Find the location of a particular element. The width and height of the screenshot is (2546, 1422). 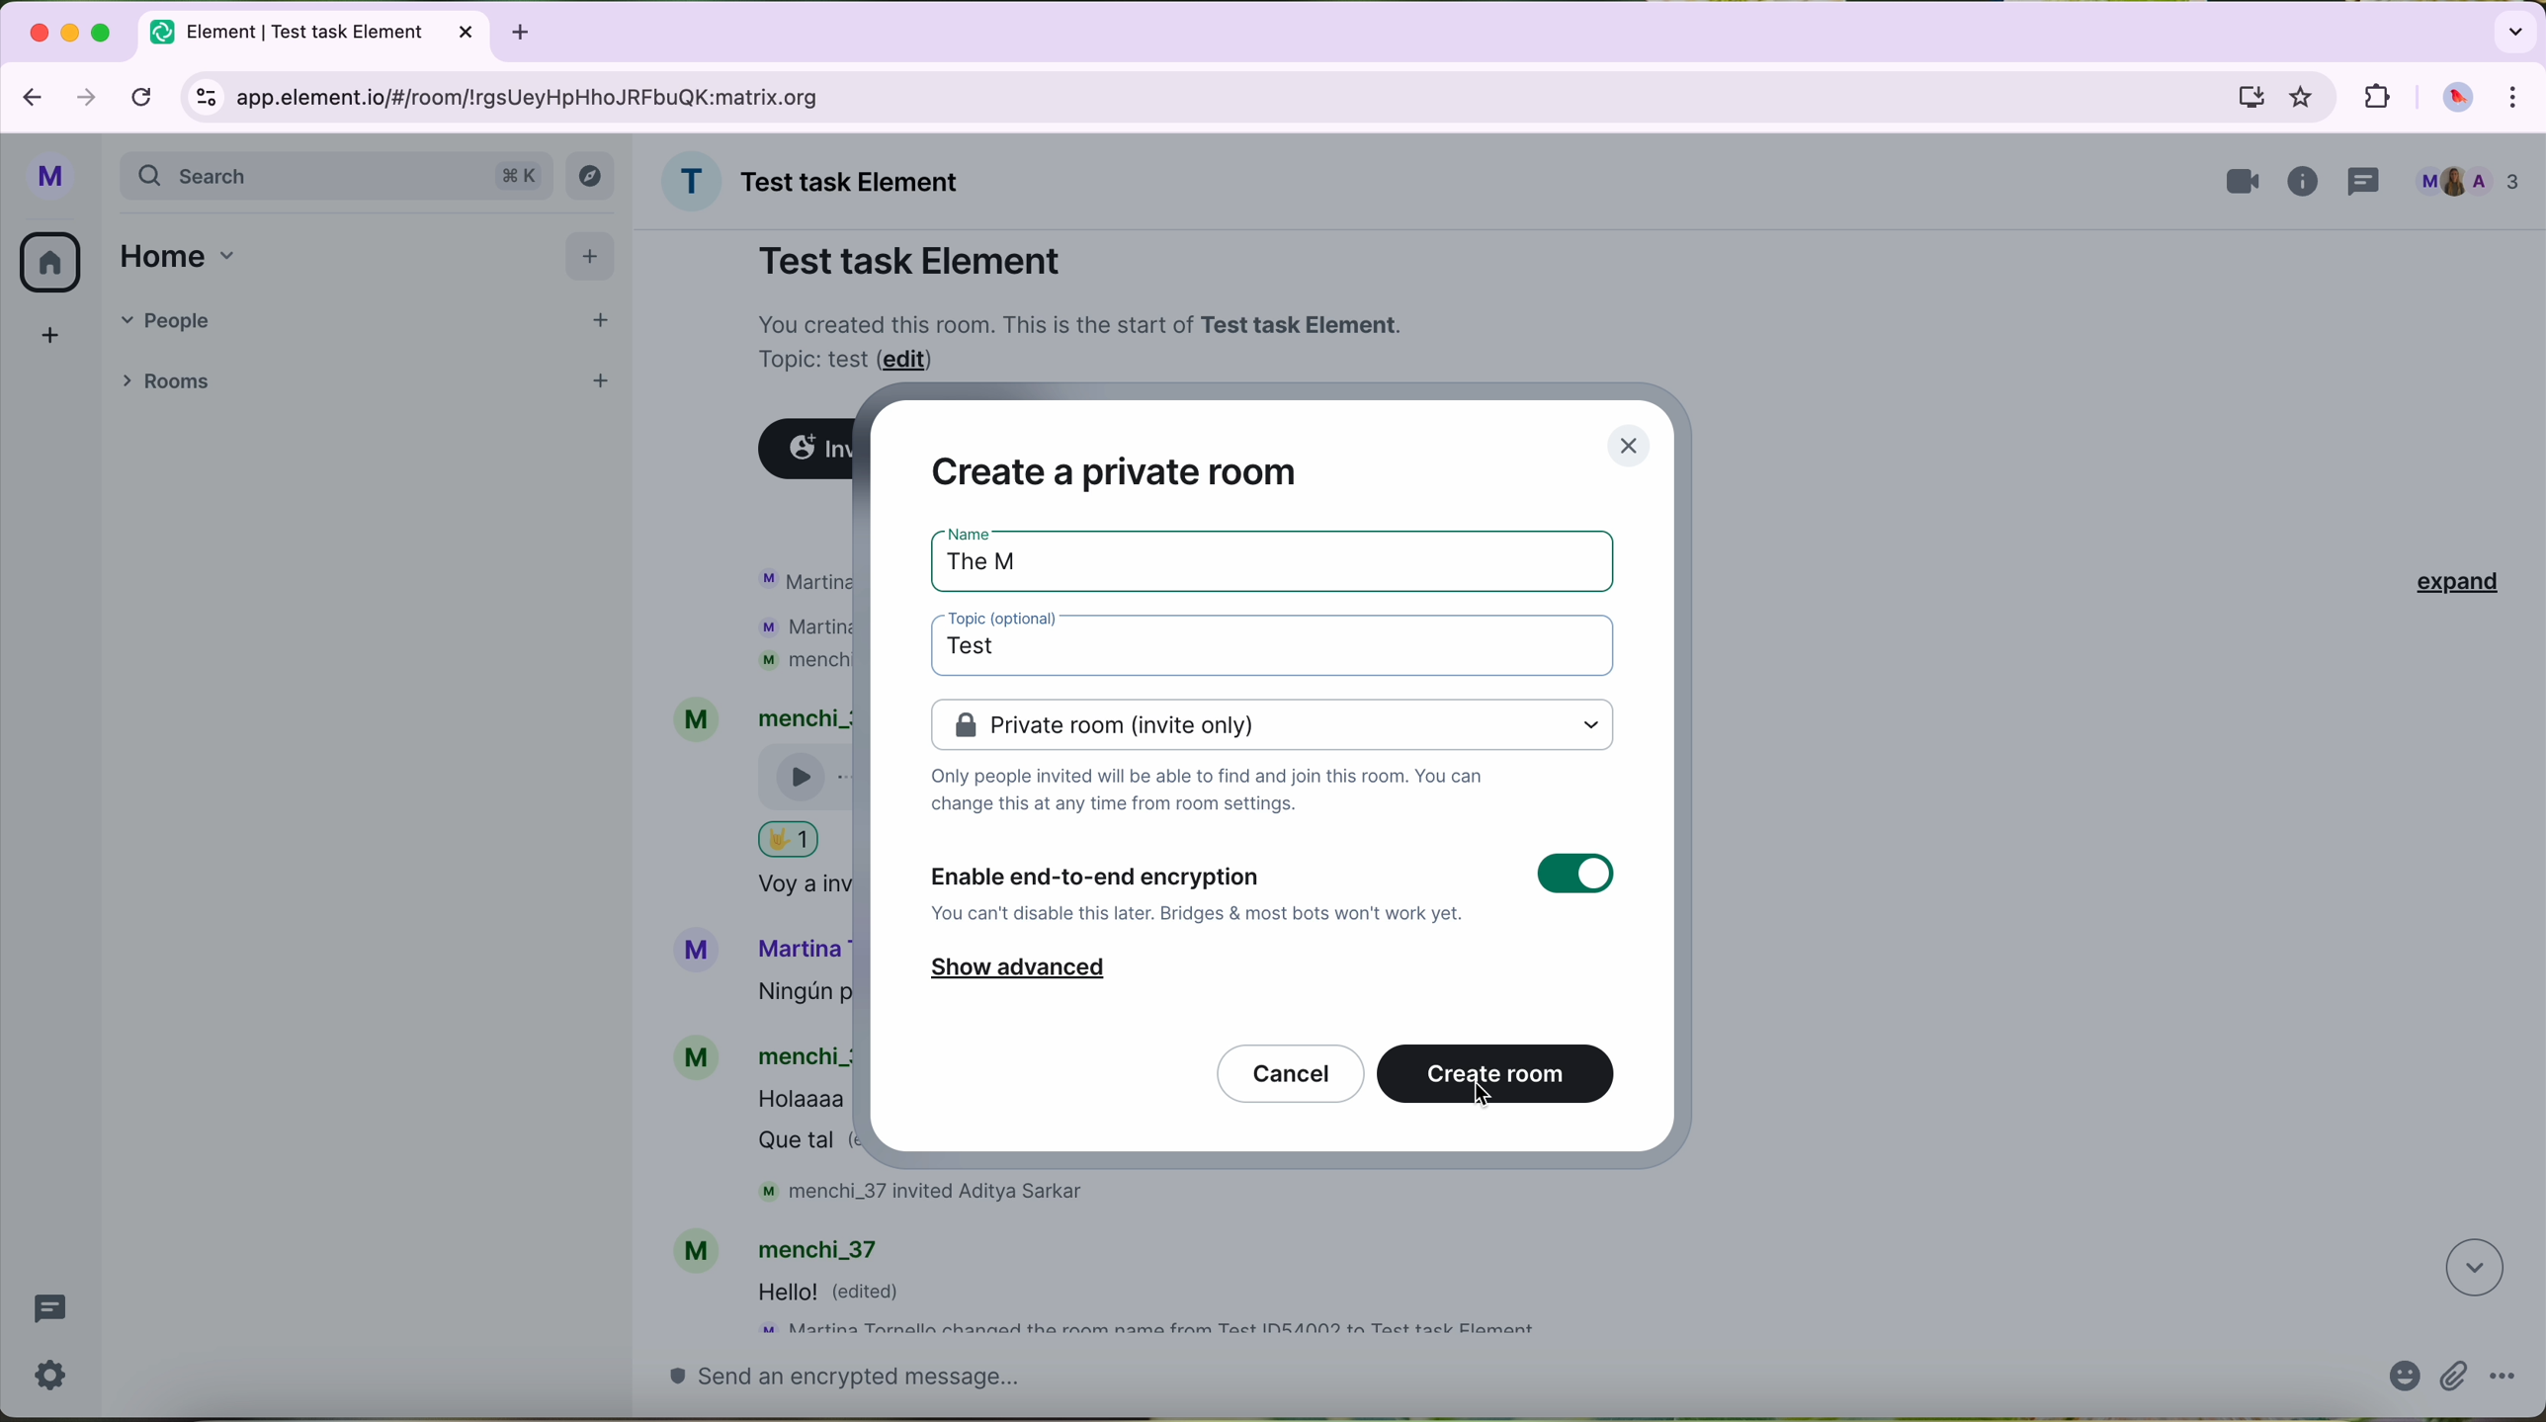

navigate down is located at coordinates (2471, 1269).